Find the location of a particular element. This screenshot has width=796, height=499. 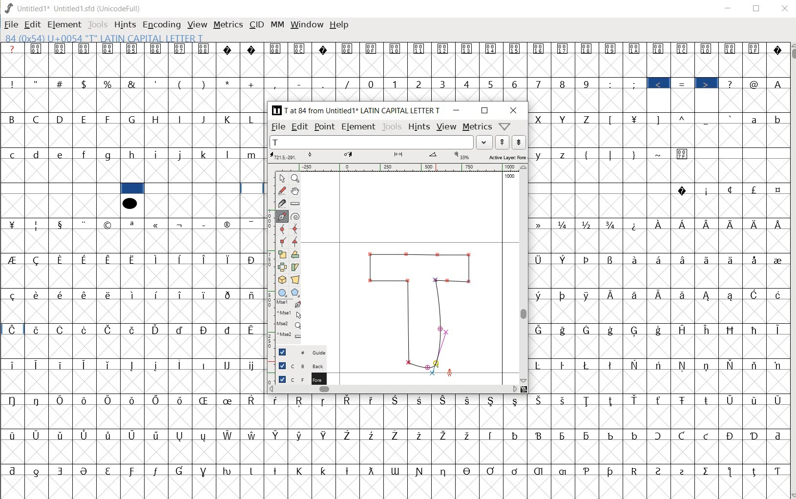

Symbol is located at coordinates (657, 436).